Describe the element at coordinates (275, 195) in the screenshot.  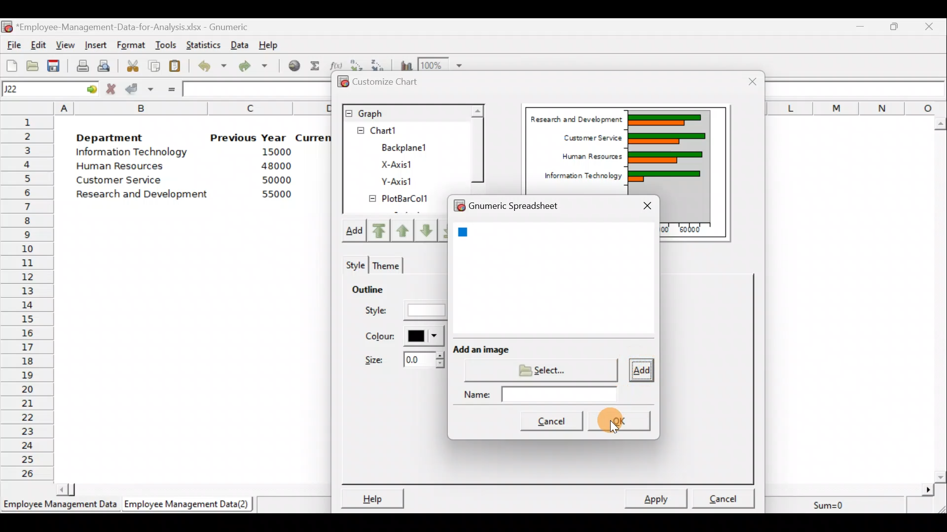
I see `55000` at that location.